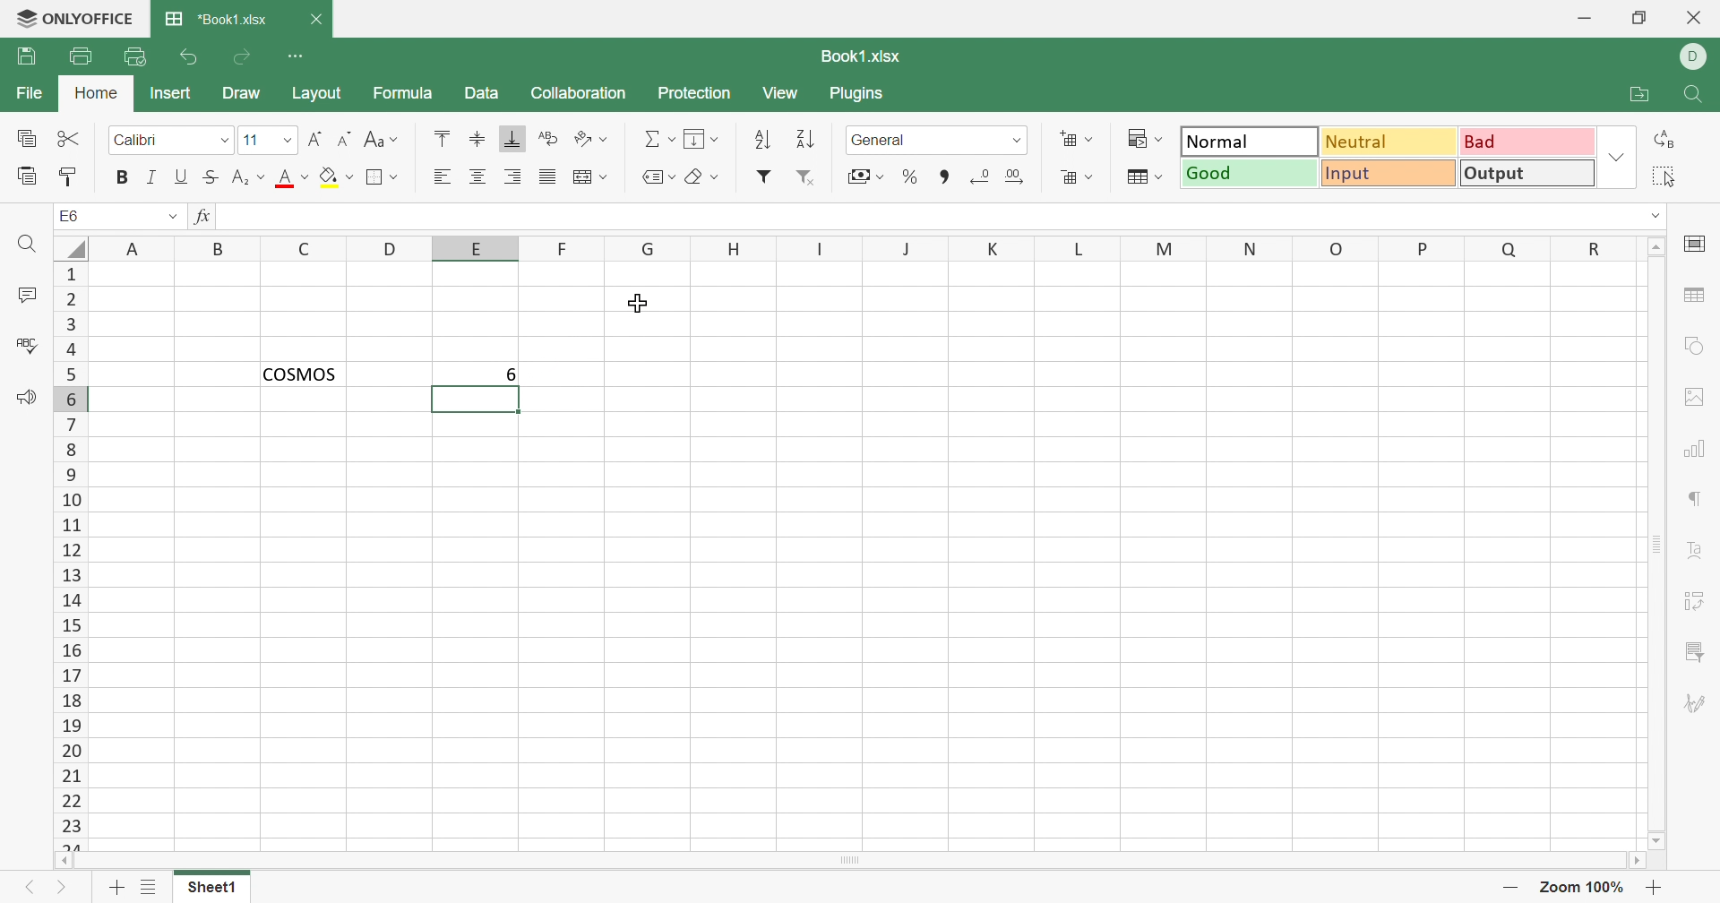  I want to click on , so click(74, 248).